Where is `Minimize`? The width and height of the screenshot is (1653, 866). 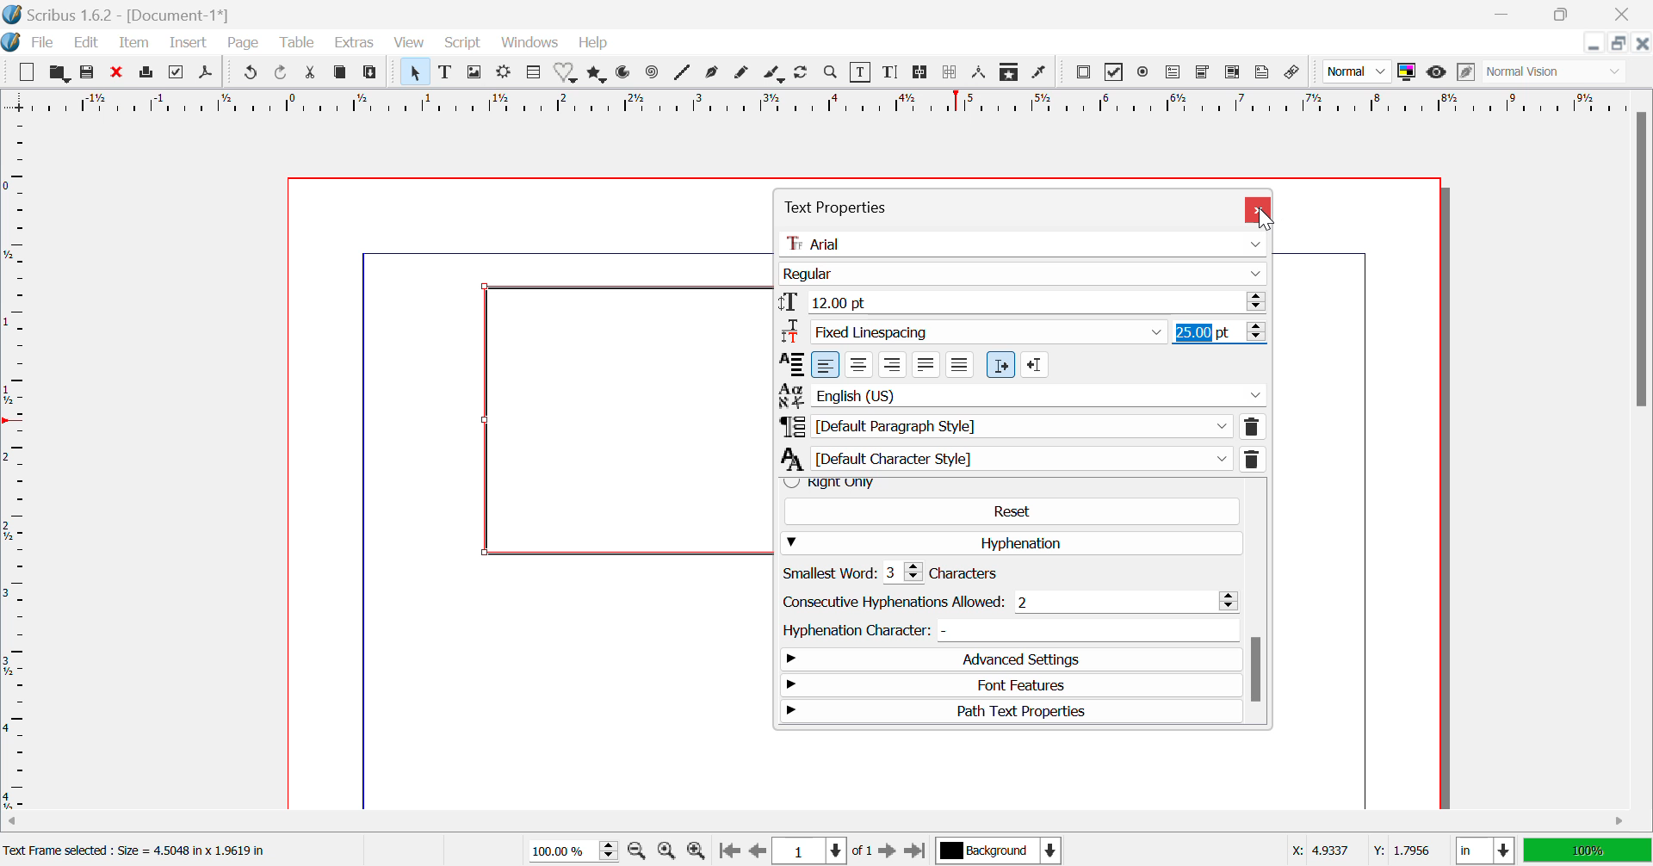 Minimize is located at coordinates (1562, 13).